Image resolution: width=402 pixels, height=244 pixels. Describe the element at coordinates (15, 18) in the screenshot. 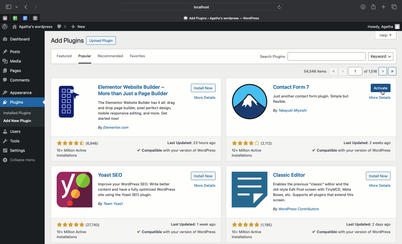

I see `pinned tabs` at that location.